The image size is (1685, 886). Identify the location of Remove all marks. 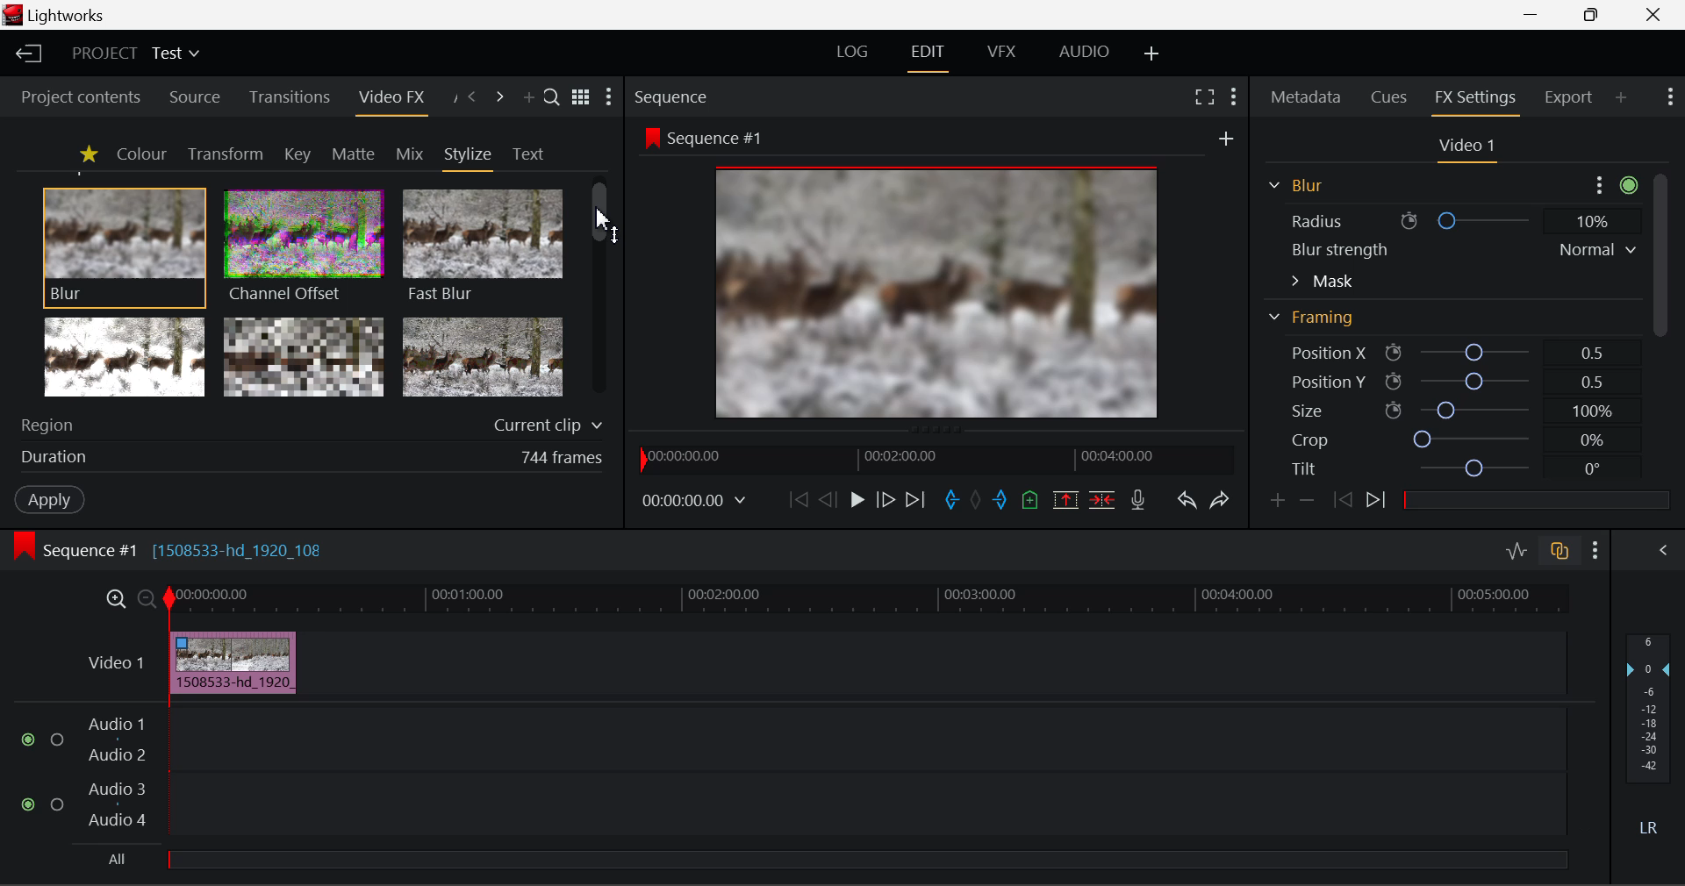
(976, 497).